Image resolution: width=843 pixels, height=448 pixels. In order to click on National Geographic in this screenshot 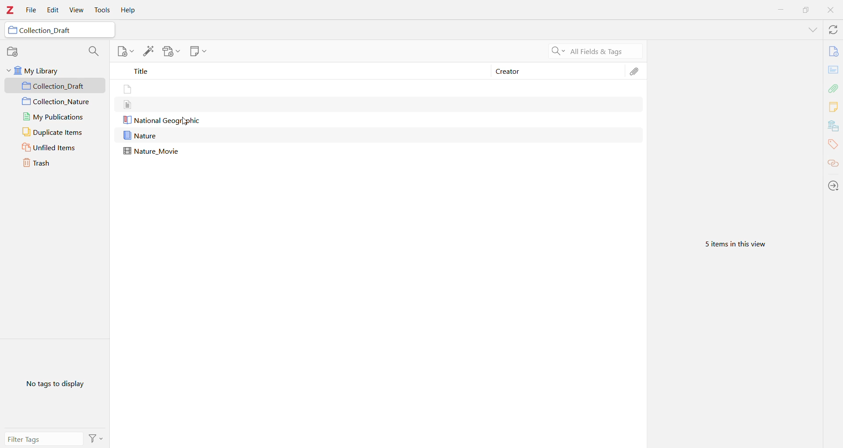, I will do `click(162, 120)`.